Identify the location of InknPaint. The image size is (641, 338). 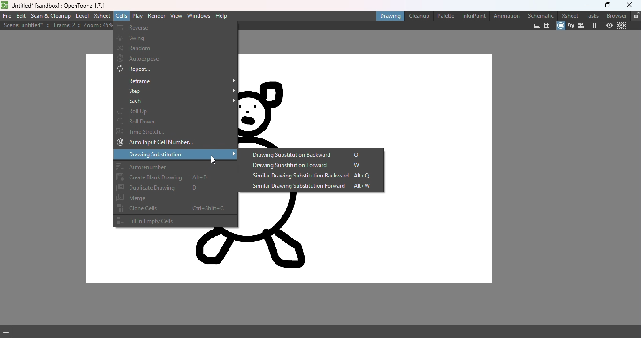
(473, 16).